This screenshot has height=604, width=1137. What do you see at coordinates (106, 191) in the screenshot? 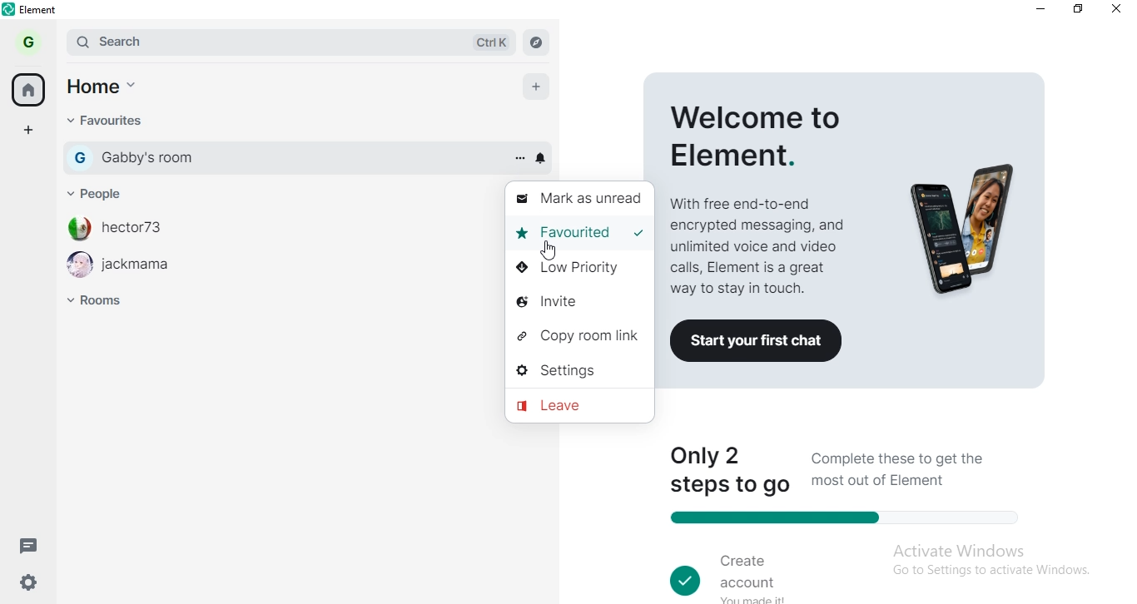
I see `people` at bounding box center [106, 191].